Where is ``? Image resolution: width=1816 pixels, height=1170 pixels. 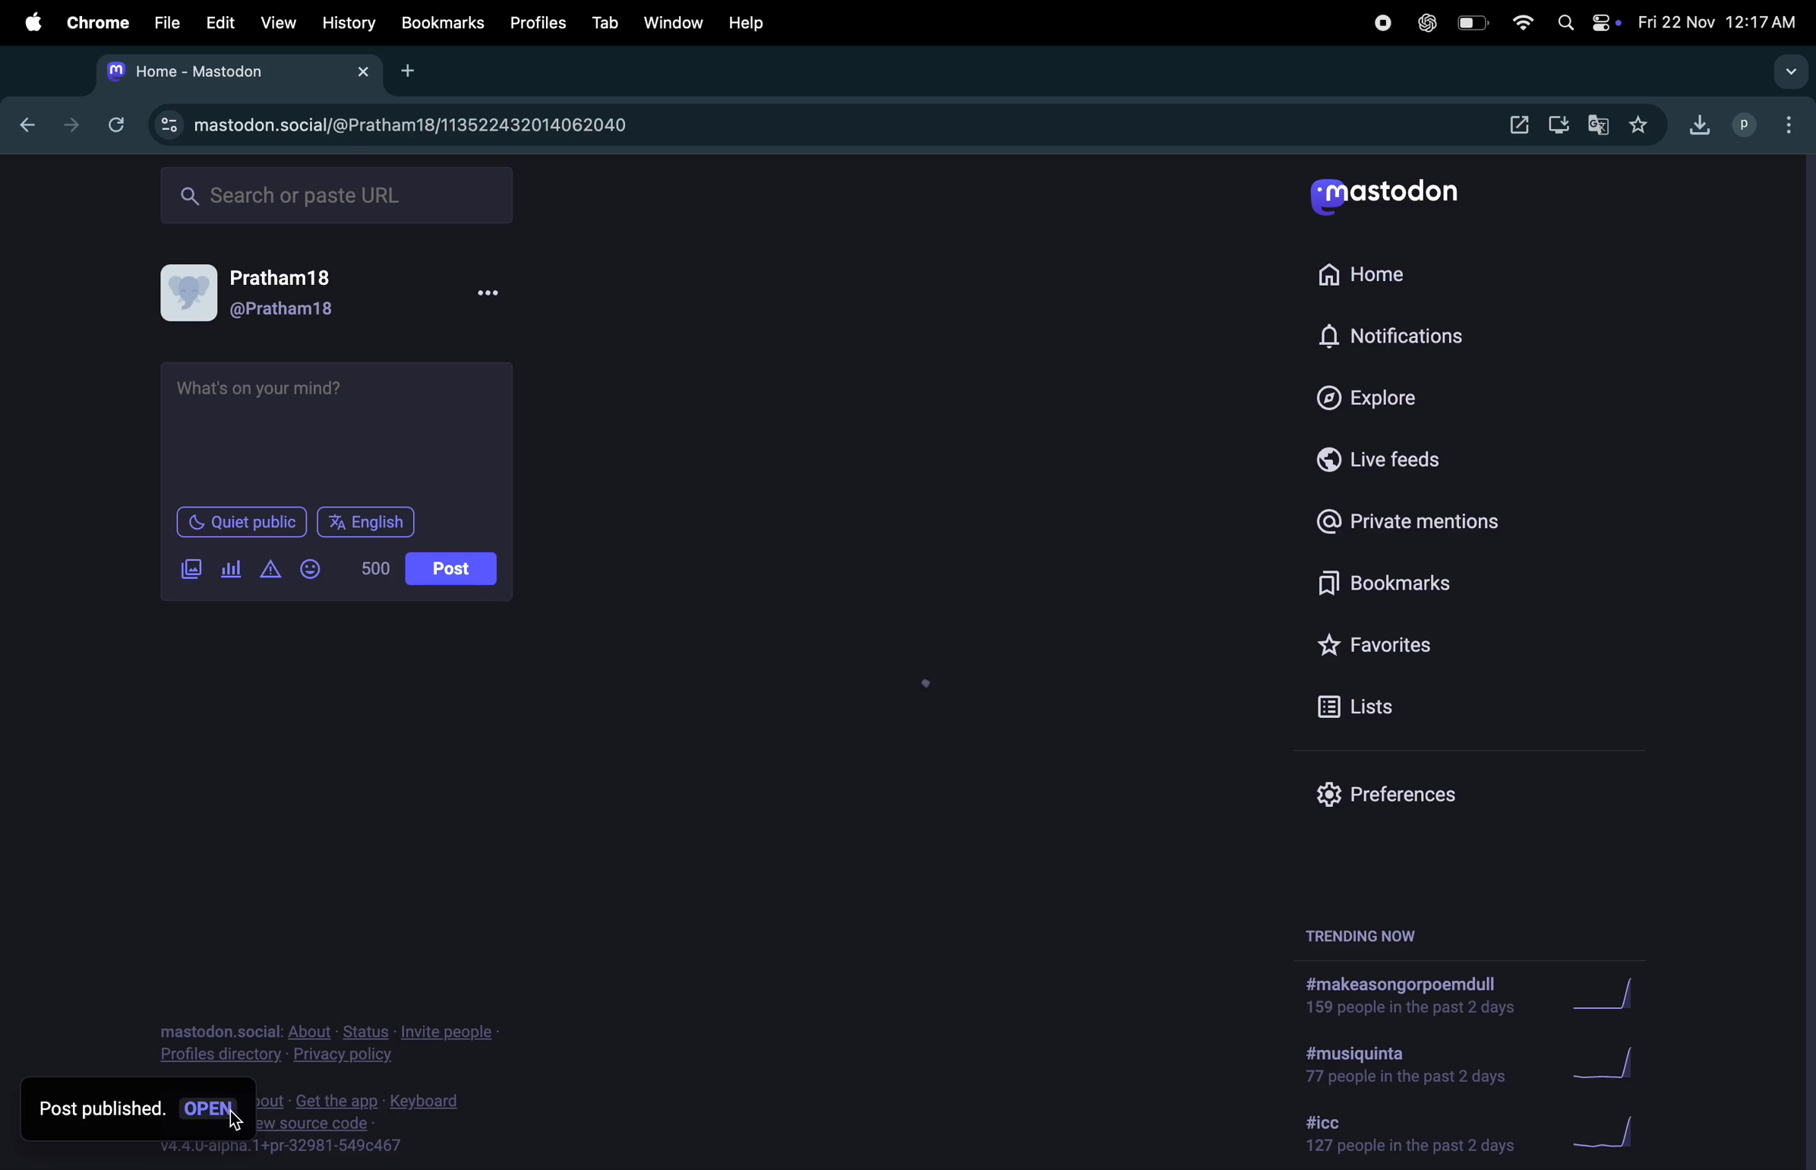  is located at coordinates (215, 1115).